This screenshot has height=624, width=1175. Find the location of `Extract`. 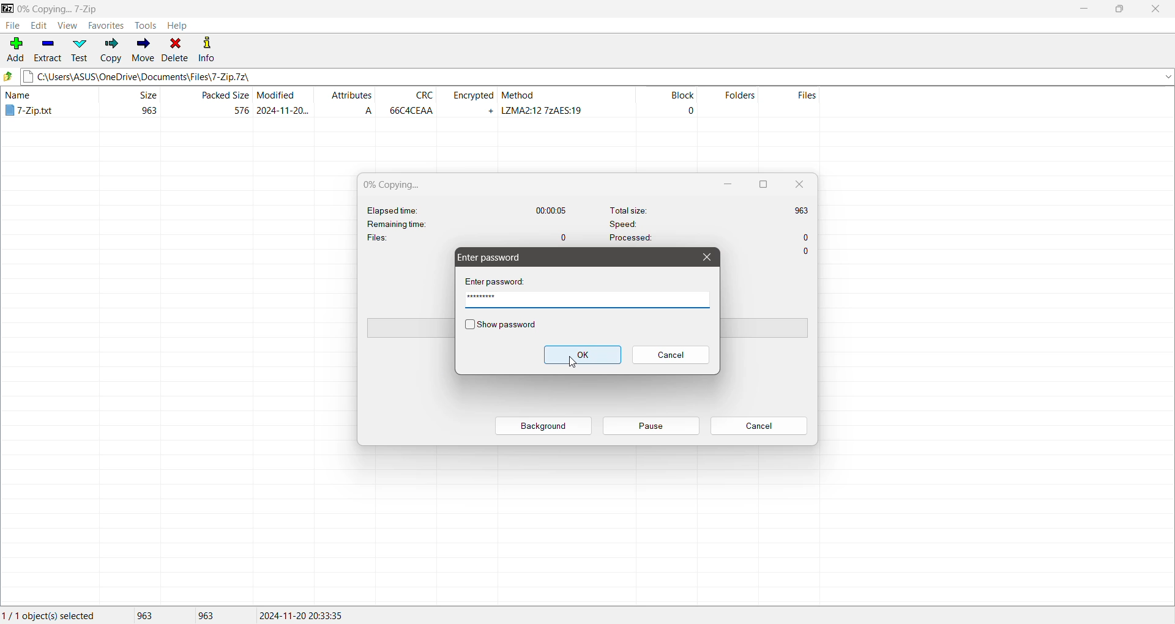

Extract is located at coordinates (48, 50).